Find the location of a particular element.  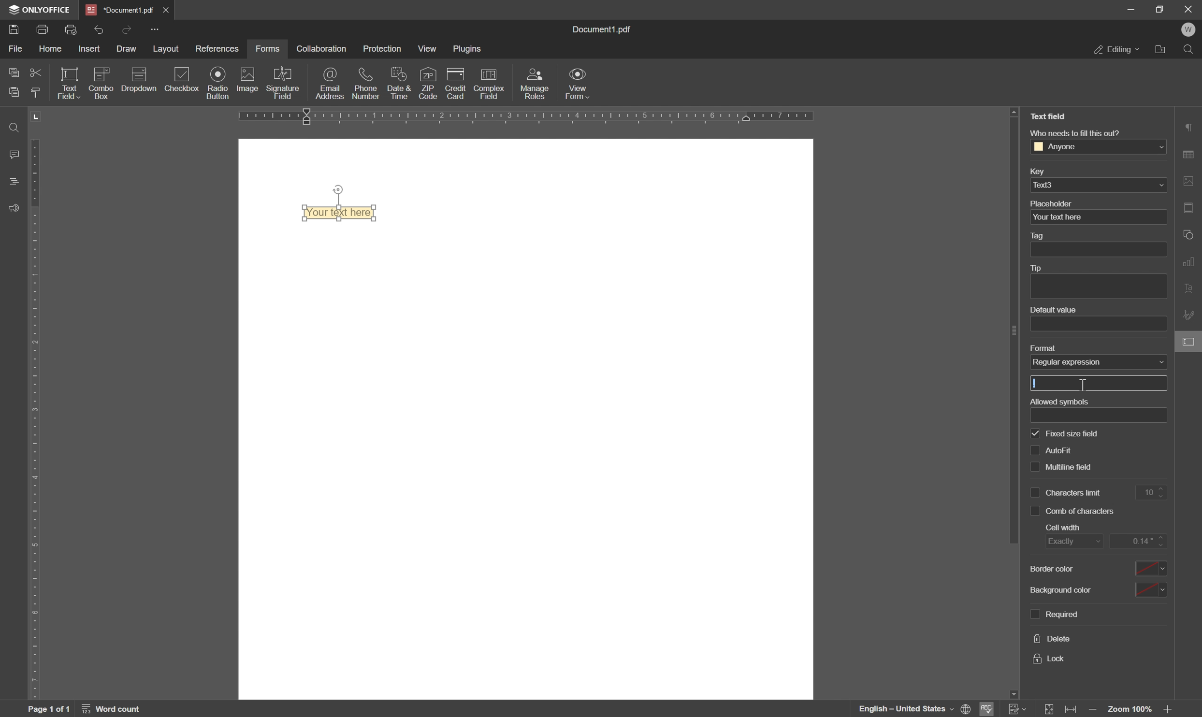

date and time is located at coordinates (399, 84).